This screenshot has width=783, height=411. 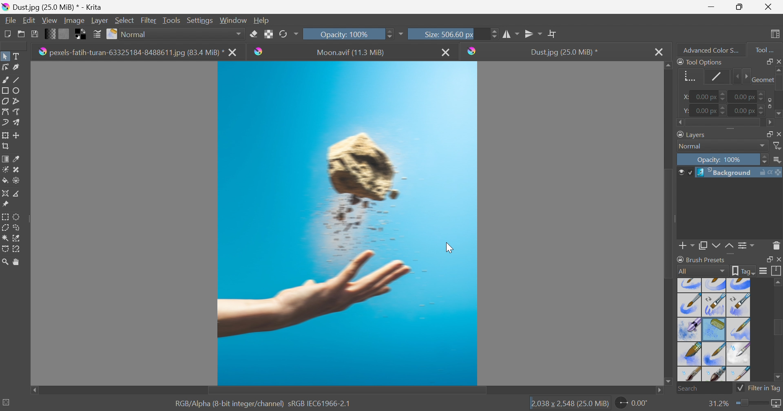 I want to click on View or change the layer properties, so click(x=744, y=246).